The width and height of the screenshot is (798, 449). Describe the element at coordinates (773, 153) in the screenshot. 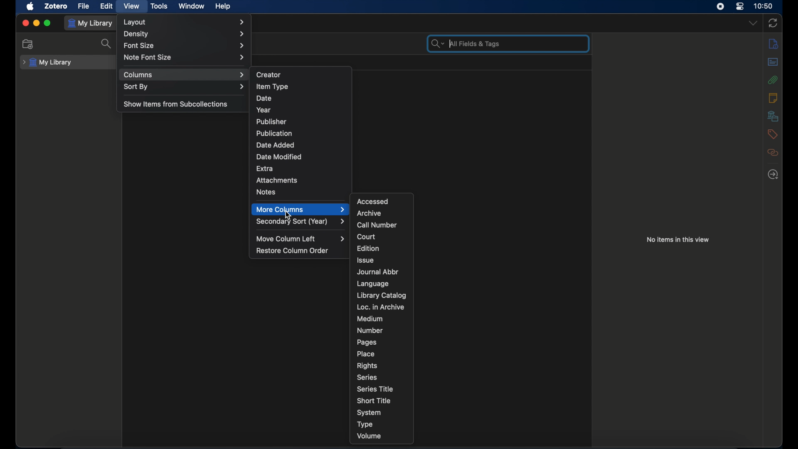

I see `related` at that location.